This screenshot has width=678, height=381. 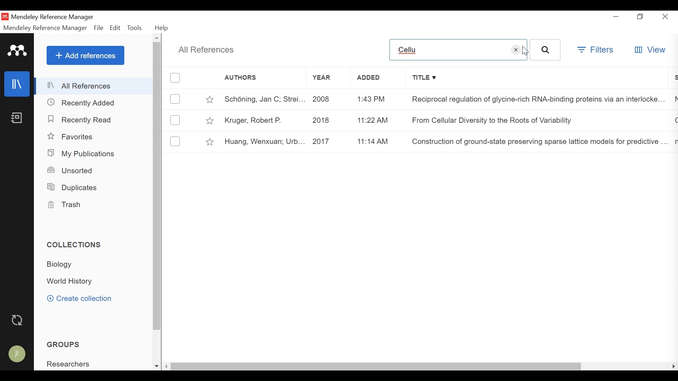 What do you see at coordinates (329, 99) in the screenshot?
I see `2008` at bounding box center [329, 99].